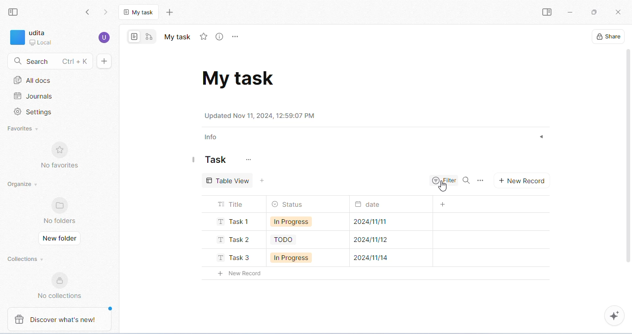 The width and height of the screenshot is (632, 334). Describe the element at coordinates (34, 97) in the screenshot. I see `journals` at that location.